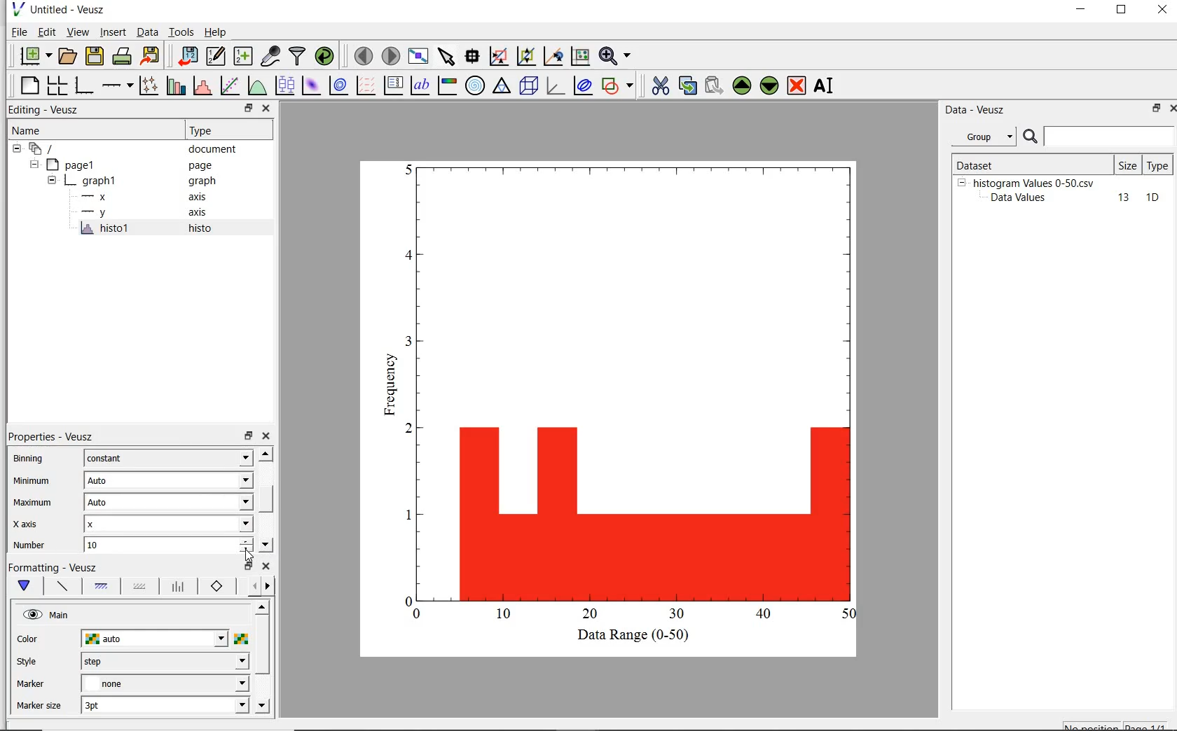 The image size is (1177, 731). What do you see at coordinates (448, 85) in the screenshot?
I see `image color bar` at bounding box center [448, 85].